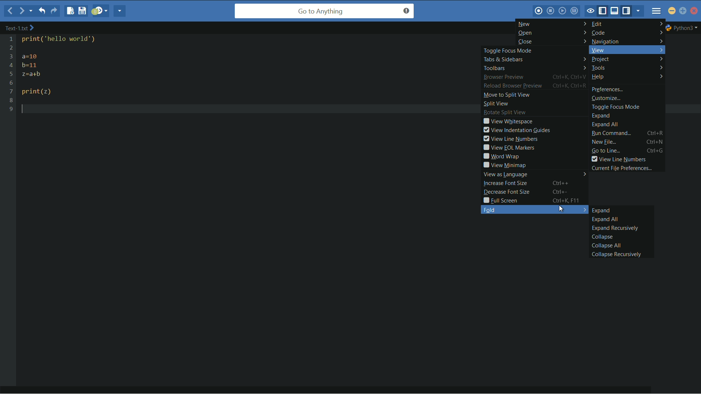 Image resolution: width=701 pixels, height=394 pixels. Describe the element at coordinates (628, 11) in the screenshot. I see `show/hide right pane` at that location.